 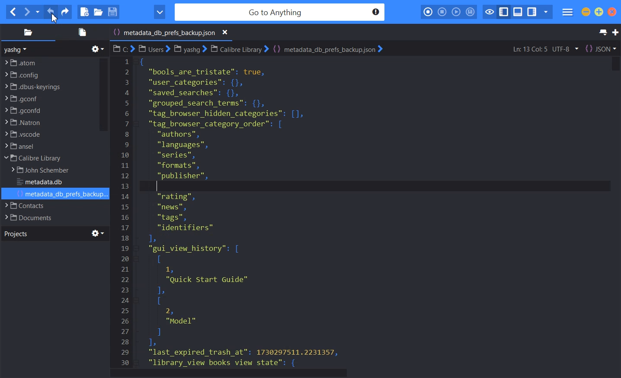 What do you see at coordinates (568, 13) in the screenshot?
I see `Menu` at bounding box center [568, 13].